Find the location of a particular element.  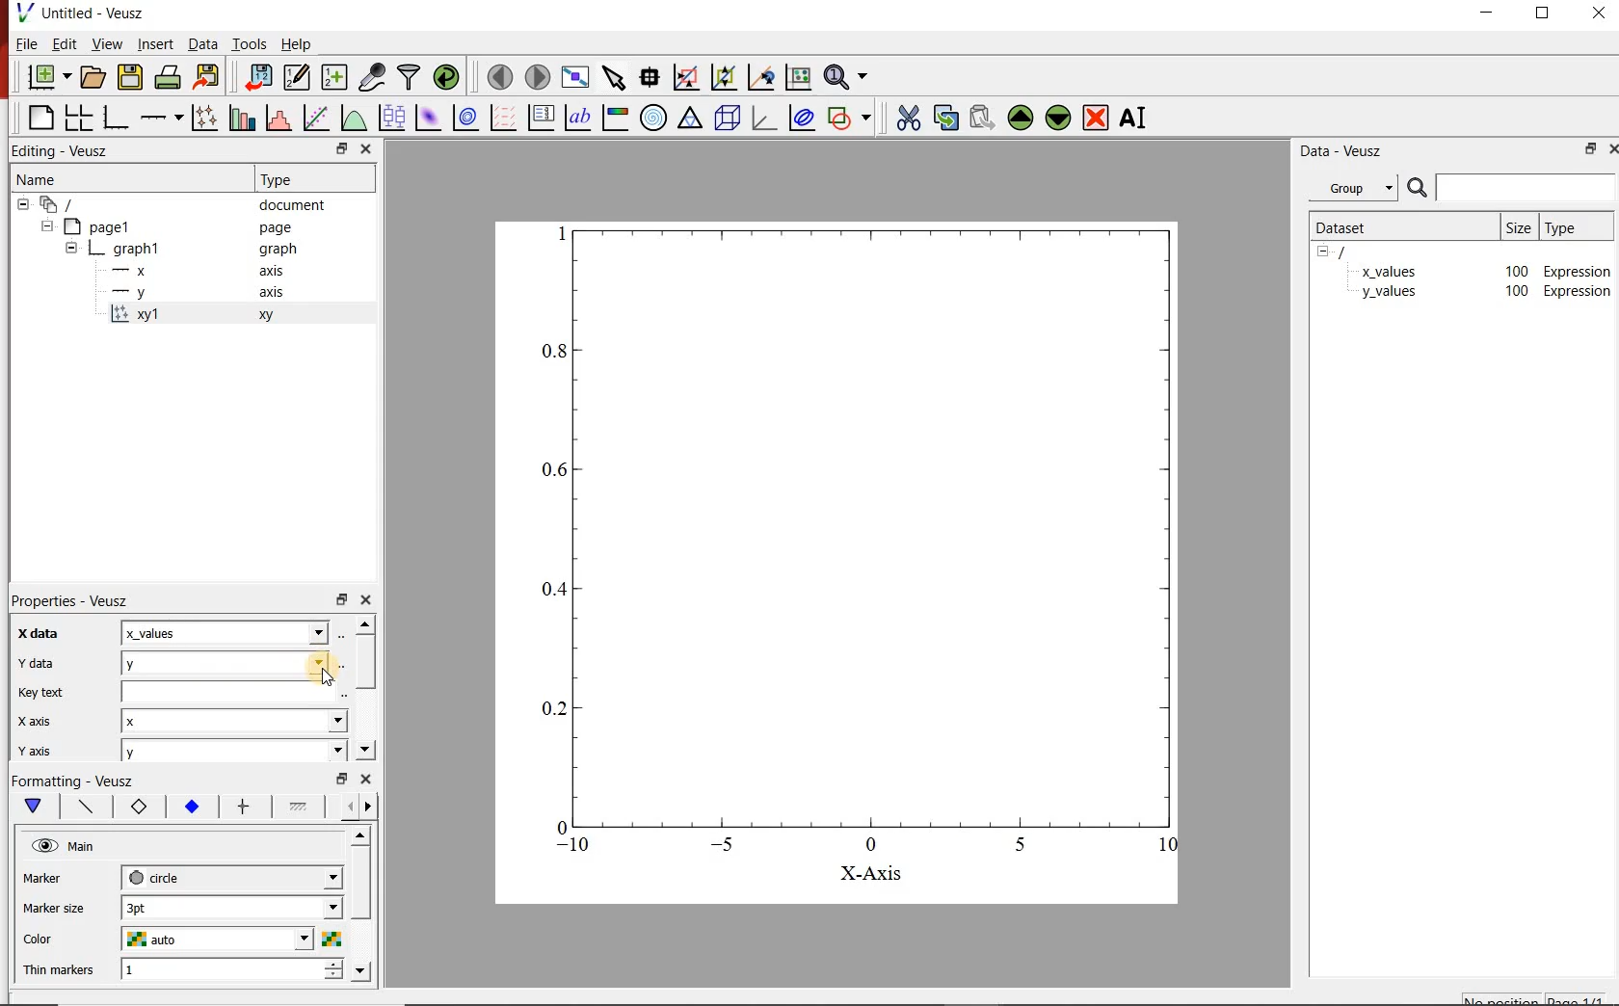

click or draw a rectangle to zoom on graph axes is located at coordinates (686, 77).